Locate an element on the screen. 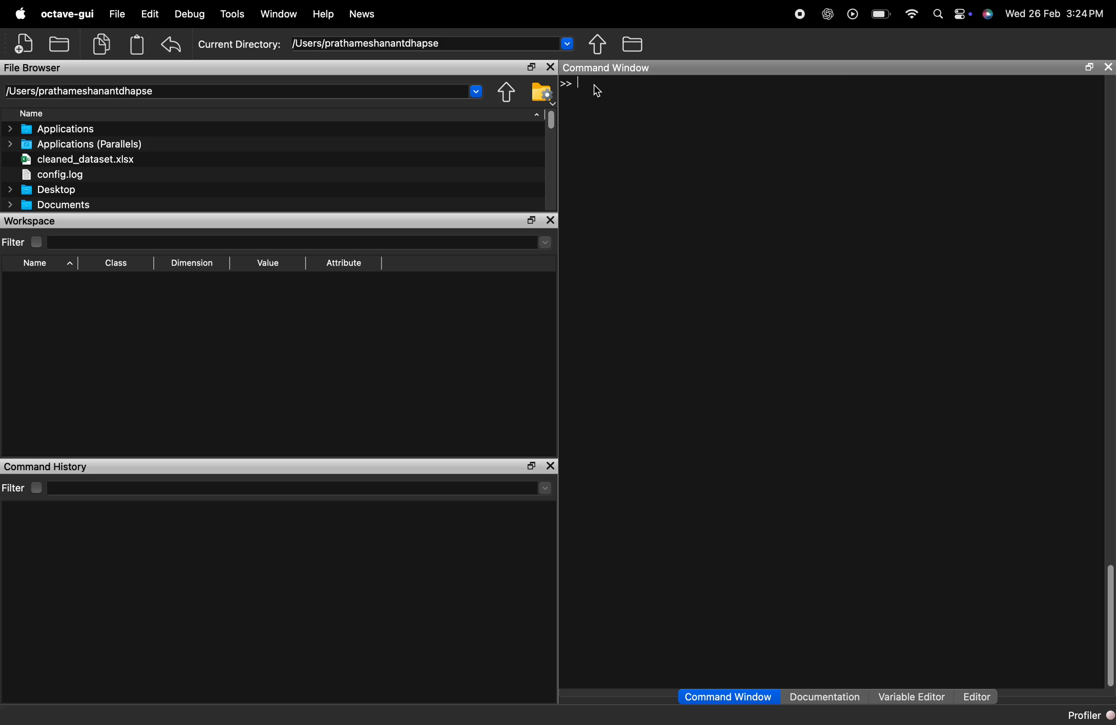 This screenshot has width=1116, height=725. Attribute is located at coordinates (344, 264).